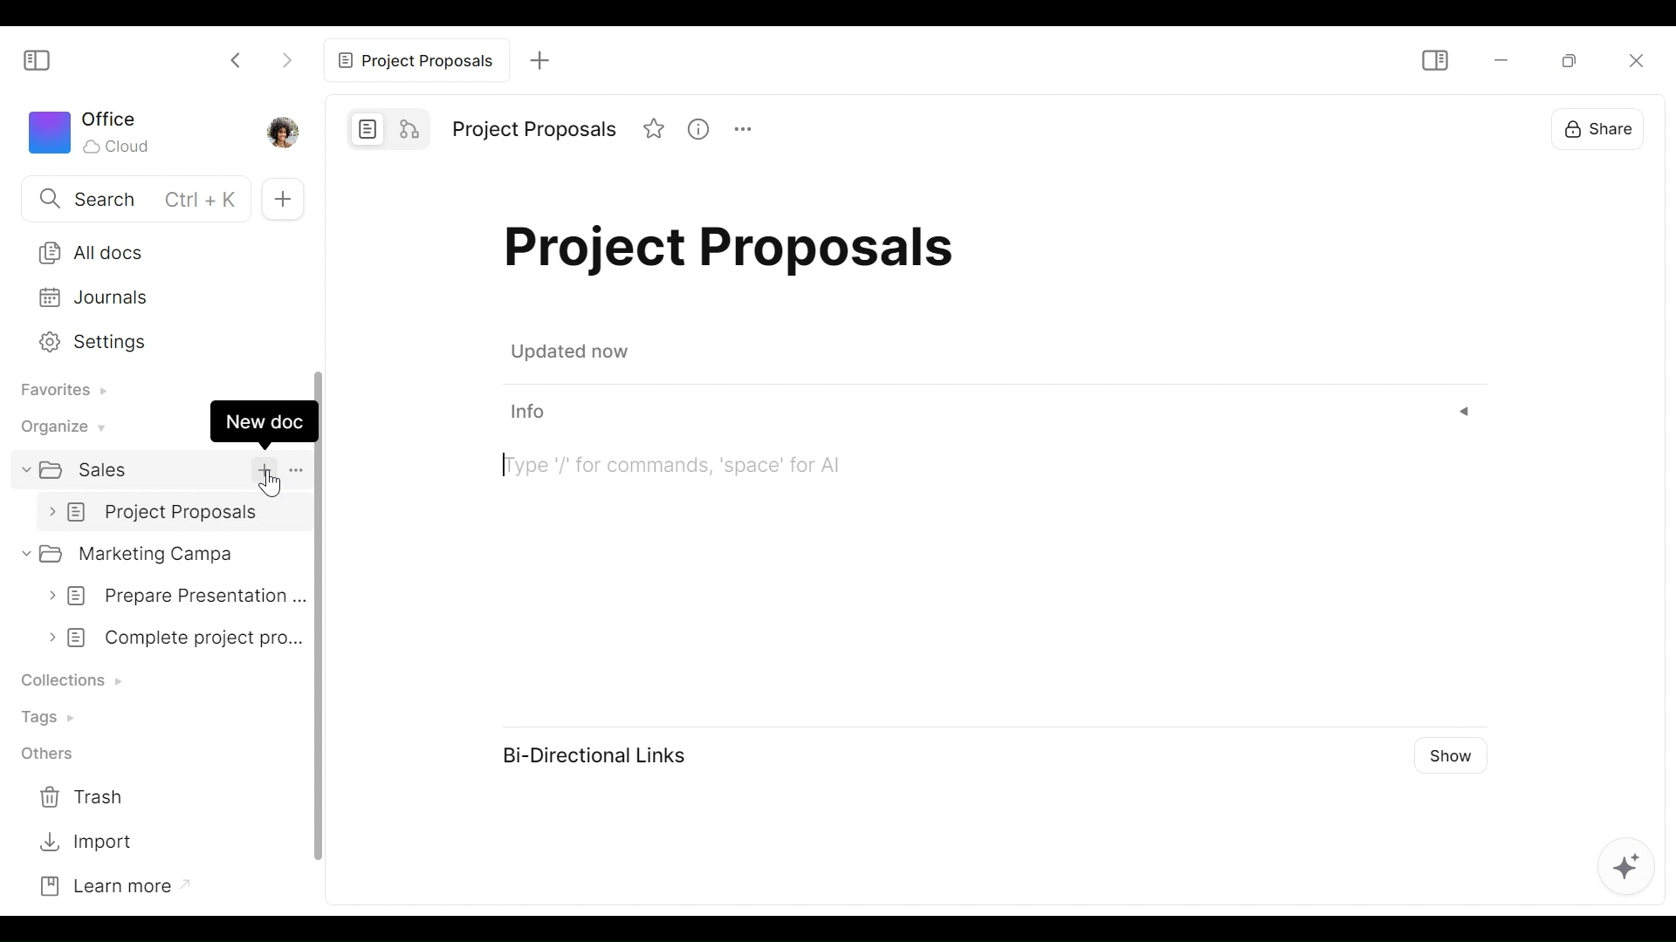 Image resolution: width=1676 pixels, height=942 pixels. What do you see at coordinates (741, 248) in the screenshot?
I see `project proposals` at bounding box center [741, 248].